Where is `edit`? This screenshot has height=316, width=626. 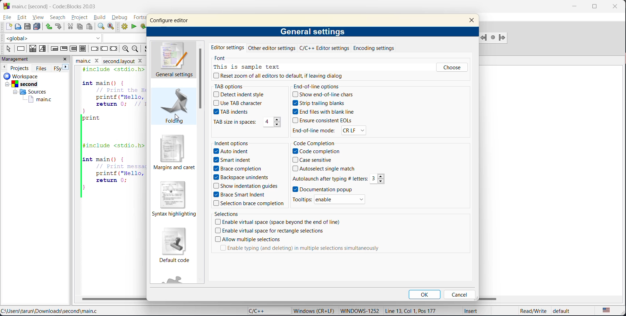 edit is located at coordinates (23, 18).